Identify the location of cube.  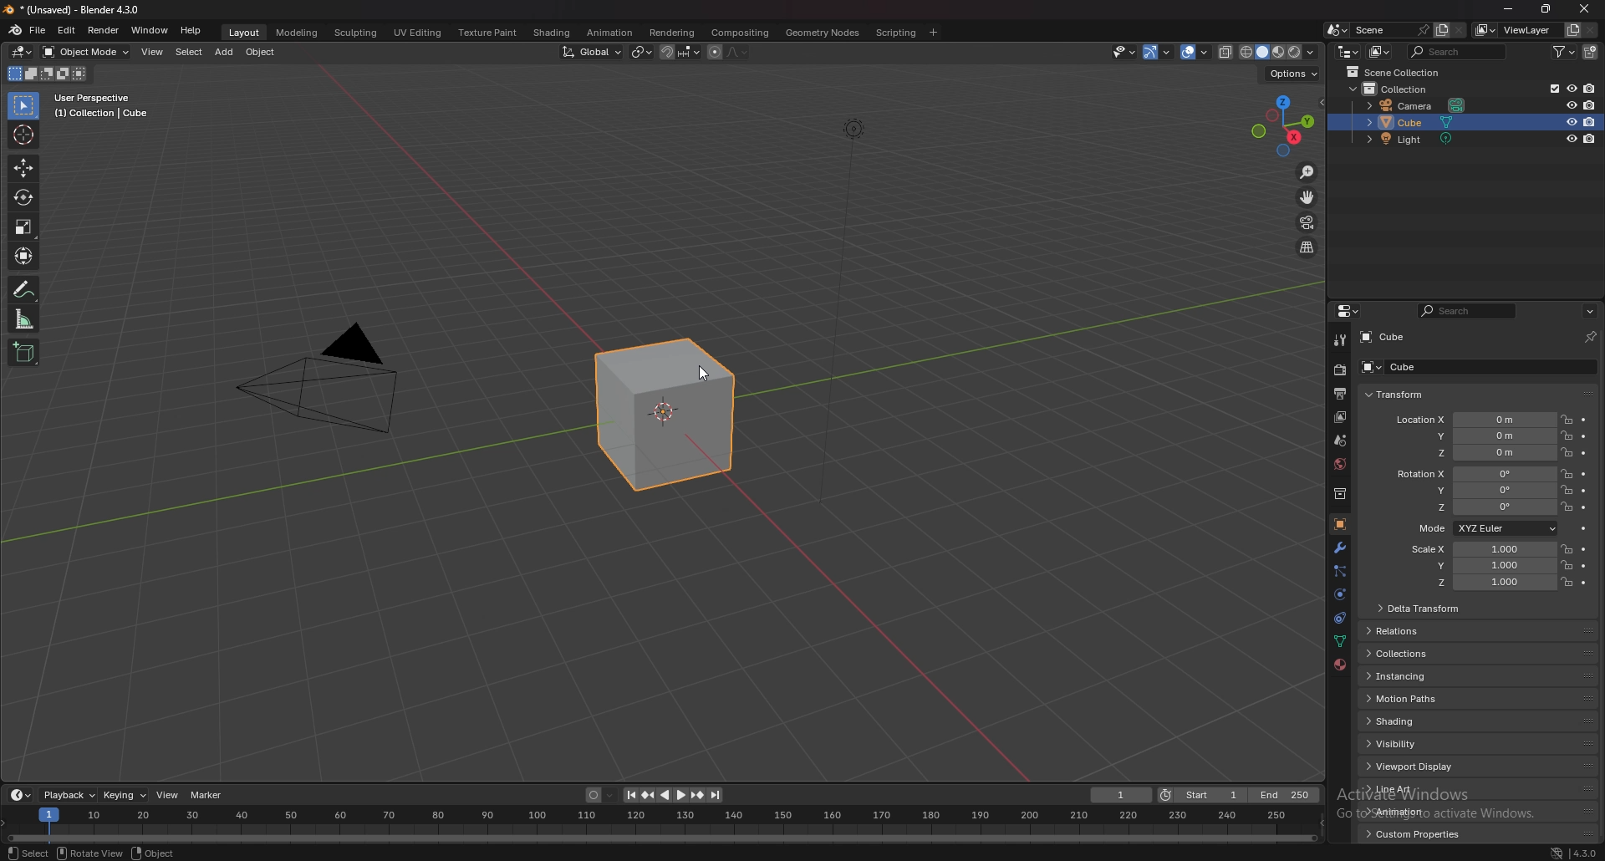
(1465, 122).